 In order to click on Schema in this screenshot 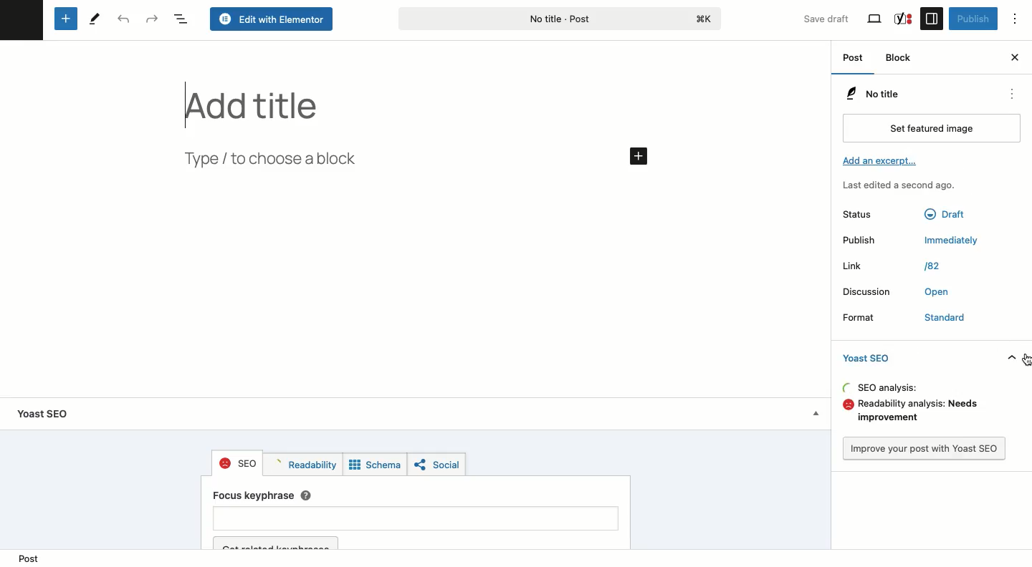, I will do `click(375, 466)`.